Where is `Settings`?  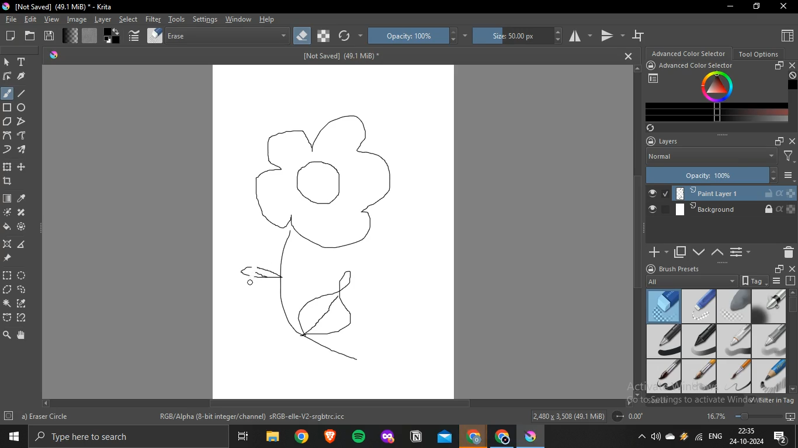 Settings is located at coordinates (9, 416).